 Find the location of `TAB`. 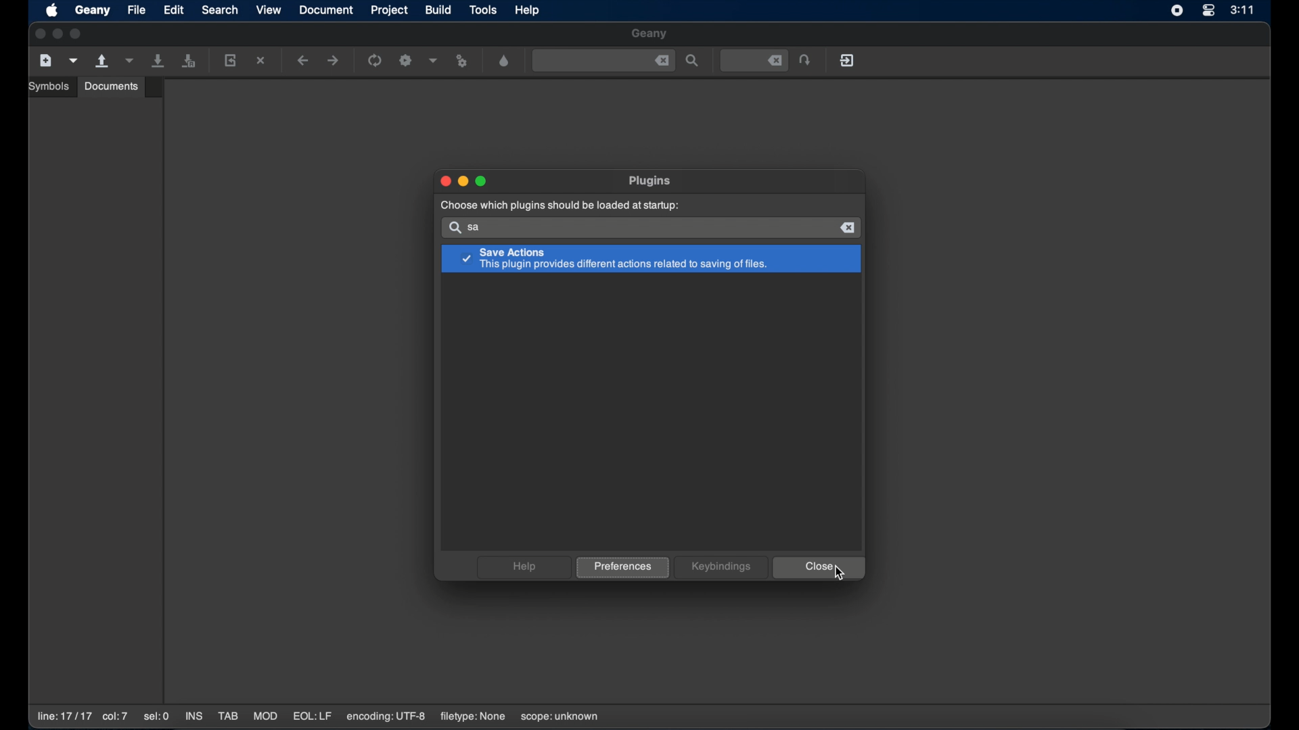

TAB is located at coordinates (228, 716).